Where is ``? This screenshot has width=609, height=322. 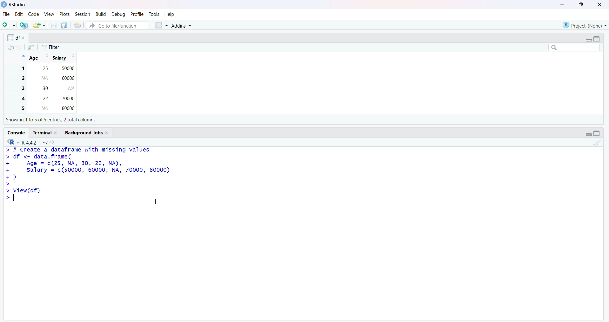  is located at coordinates (117, 24).